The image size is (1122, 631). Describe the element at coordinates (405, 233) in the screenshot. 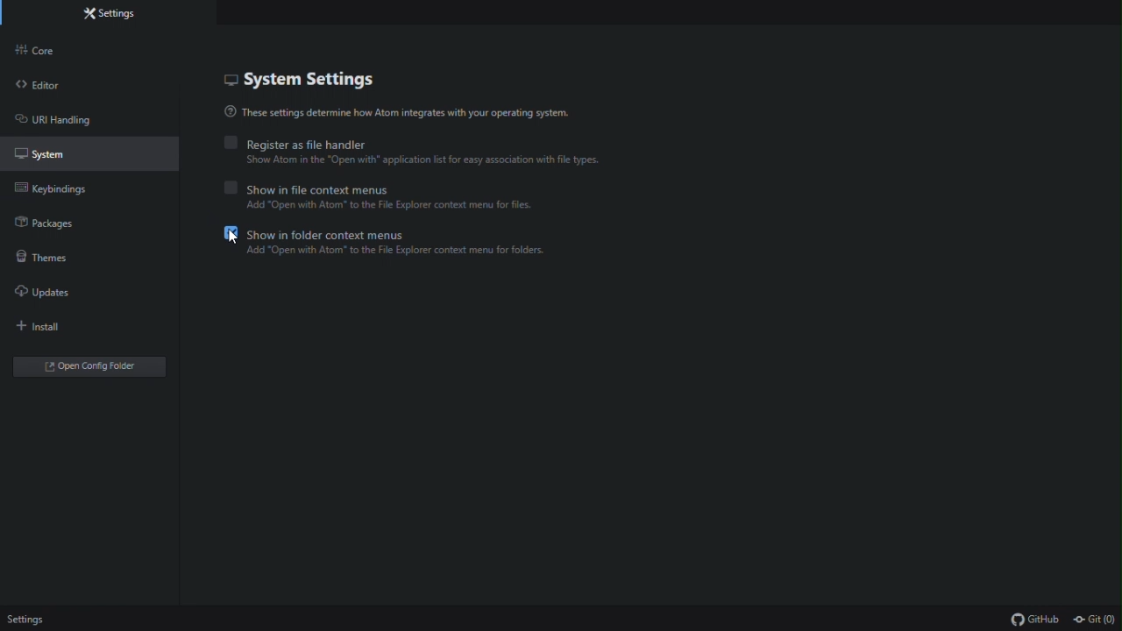

I see `Show in folder context menu` at that location.